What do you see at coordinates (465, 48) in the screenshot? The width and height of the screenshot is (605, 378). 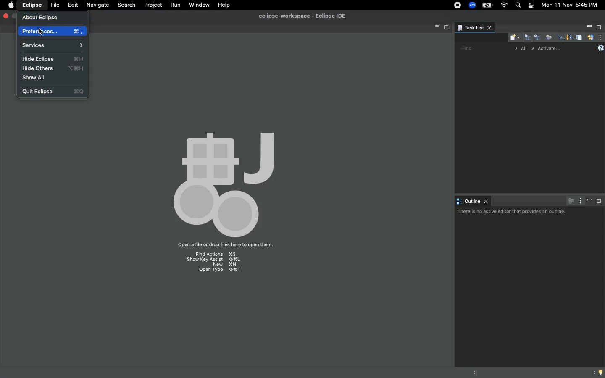 I see `Find` at bounding box center [465, 48].